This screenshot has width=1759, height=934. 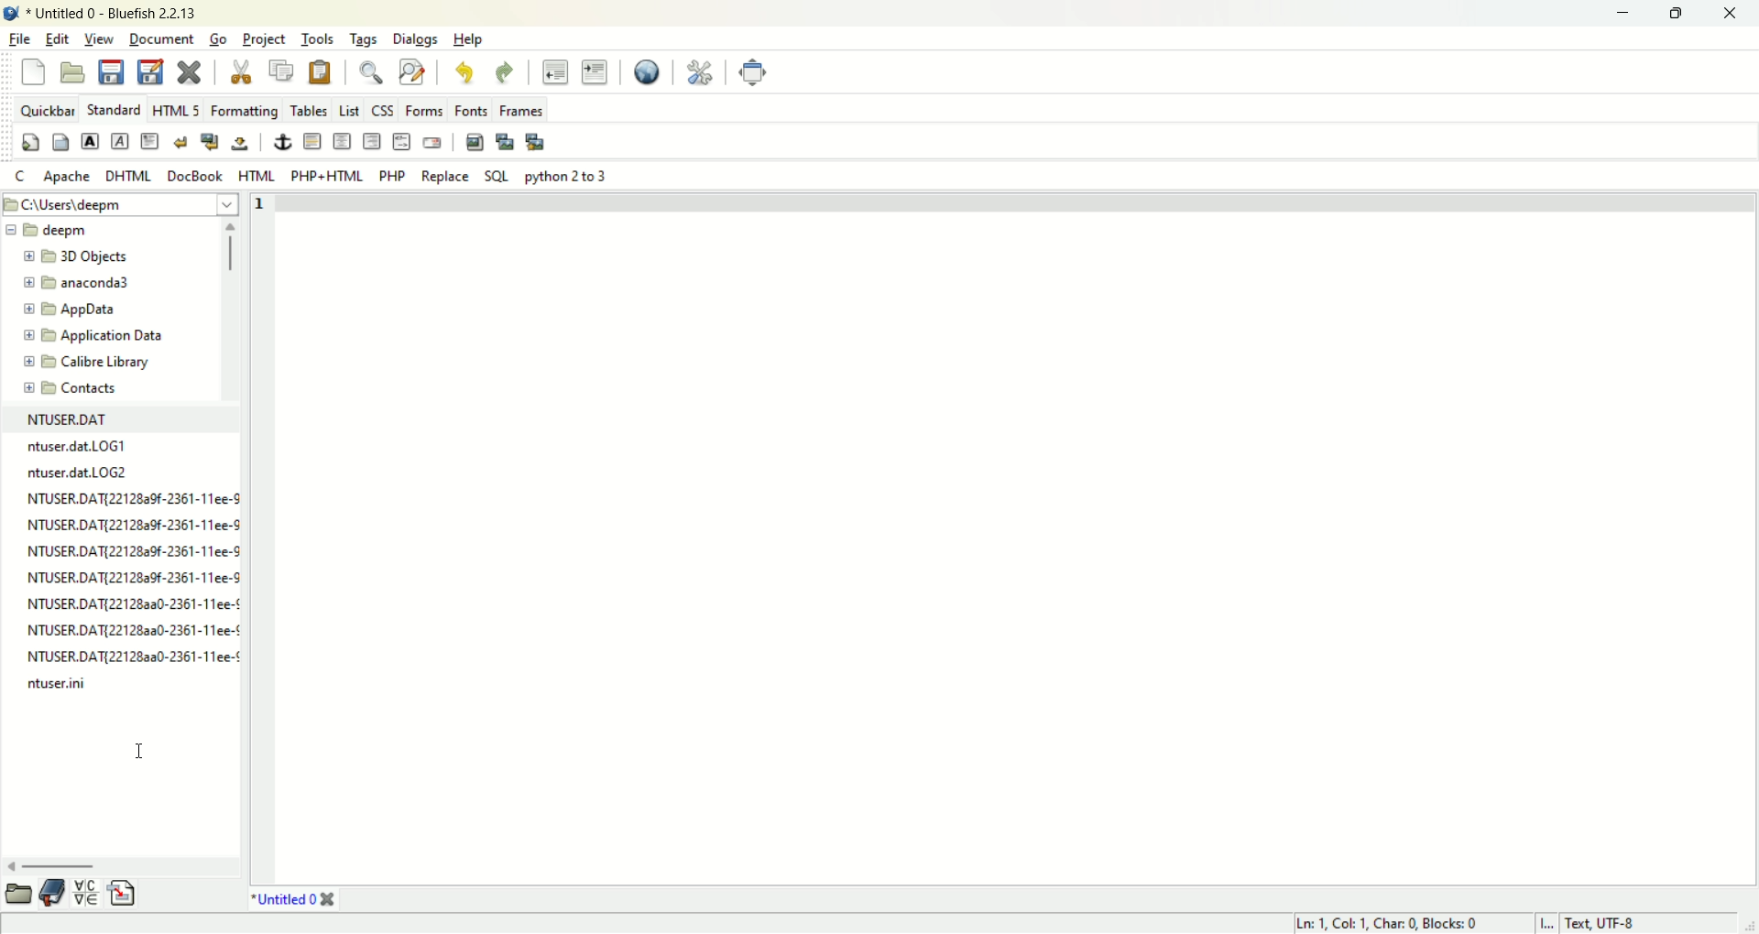 What do you see at coordinates (132, 656) in the screenshot?
I see `NTUSER.DAT{22128aa0-2361-11ee-¢` at bounding box center [132, 656].